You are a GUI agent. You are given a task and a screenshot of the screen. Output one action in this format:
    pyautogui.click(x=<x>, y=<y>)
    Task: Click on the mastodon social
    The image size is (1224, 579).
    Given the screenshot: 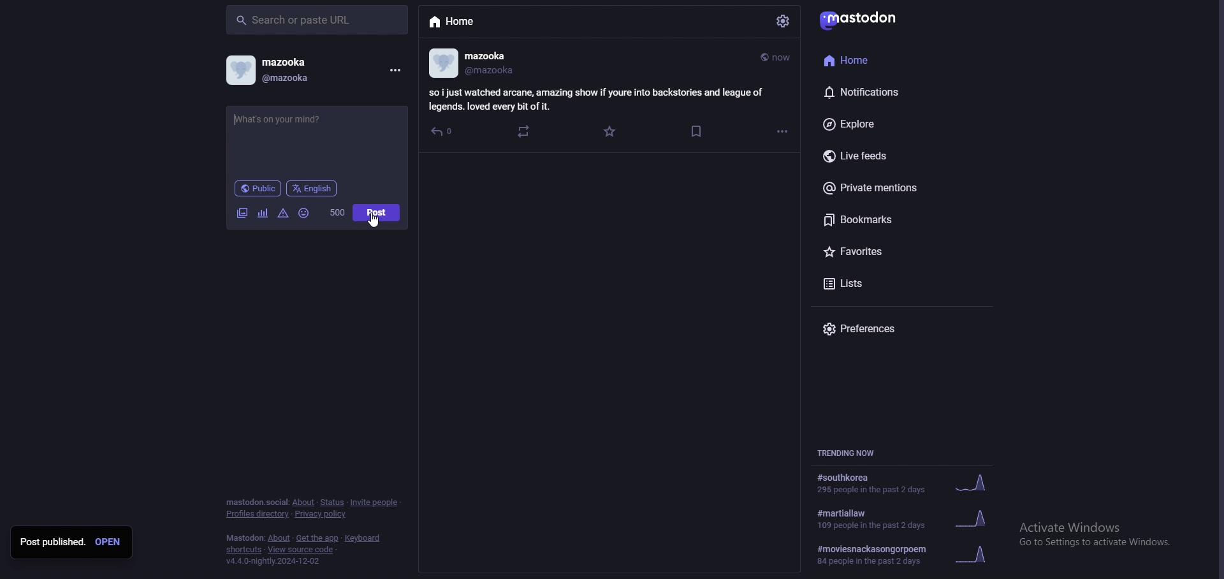 What is the action you would take?
    pyautogui.click(x=255, y=502)
    